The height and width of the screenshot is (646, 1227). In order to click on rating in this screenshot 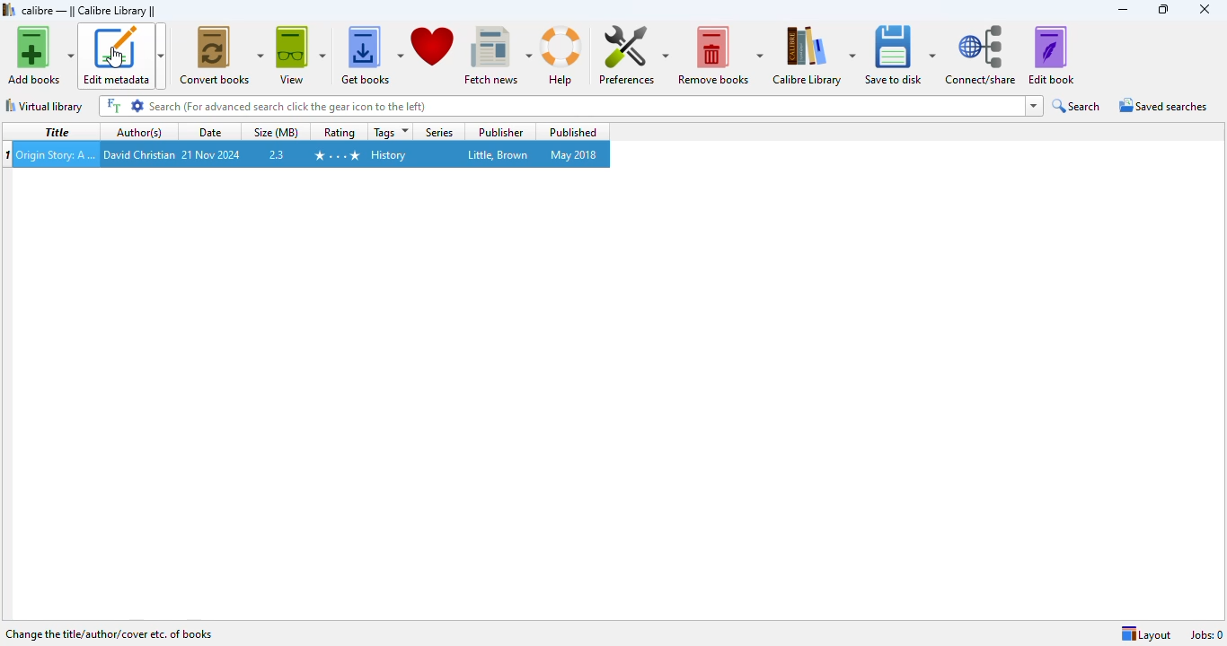, I will do `click(339, 133)`.